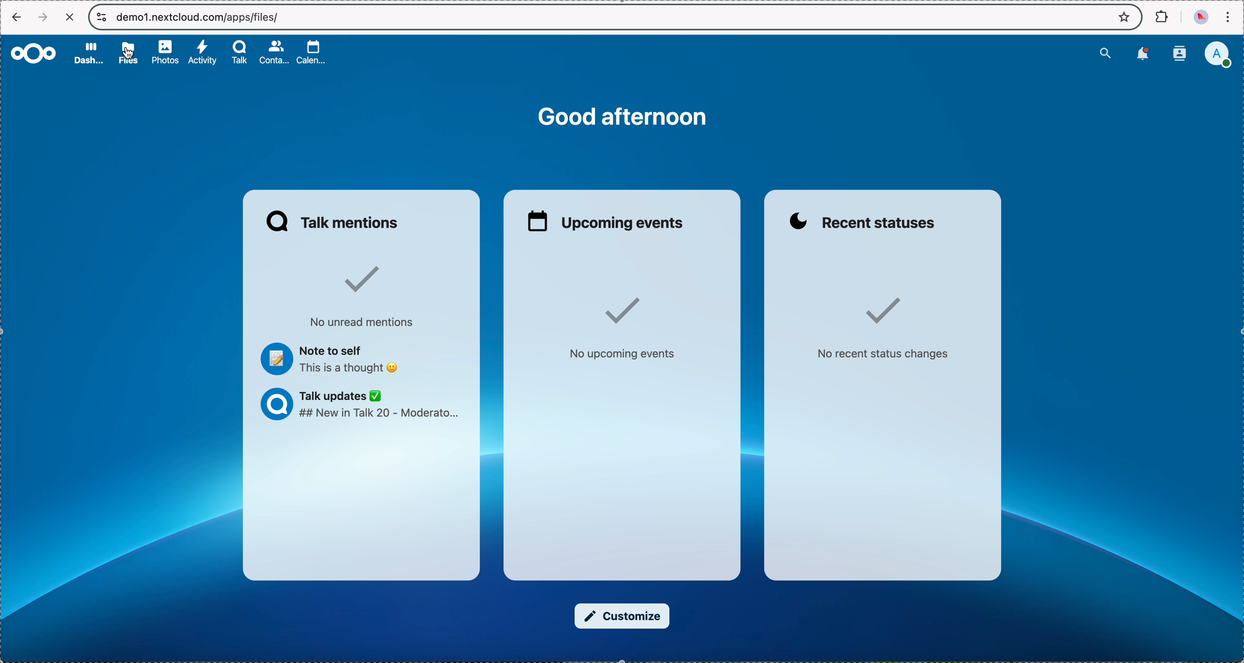 Image resolution: width=1244 pixels, height=663 pixels. What do you see at coordinates (89, 52) in the screenshot?
I see `dashboard` at bounding box center [89, 52].